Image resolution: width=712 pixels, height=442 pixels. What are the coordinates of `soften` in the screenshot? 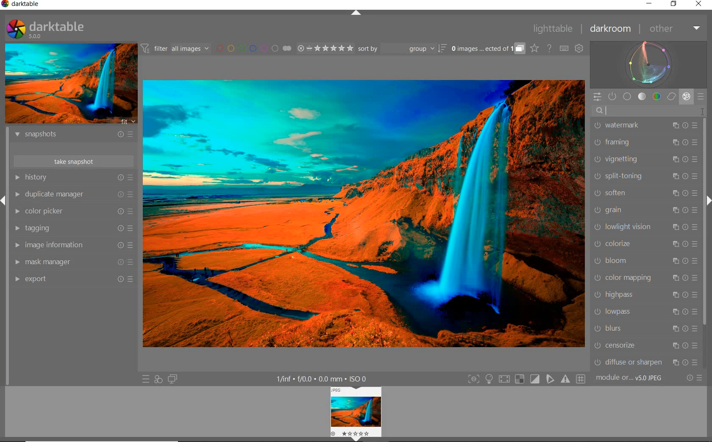 It's located at (646, 193).